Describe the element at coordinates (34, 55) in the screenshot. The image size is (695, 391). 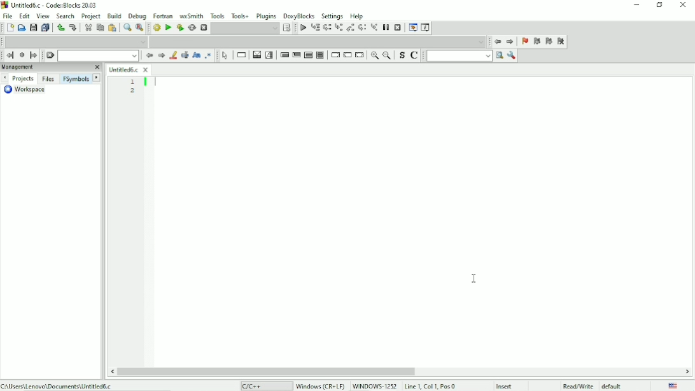
I see `Jump forward` at that location.